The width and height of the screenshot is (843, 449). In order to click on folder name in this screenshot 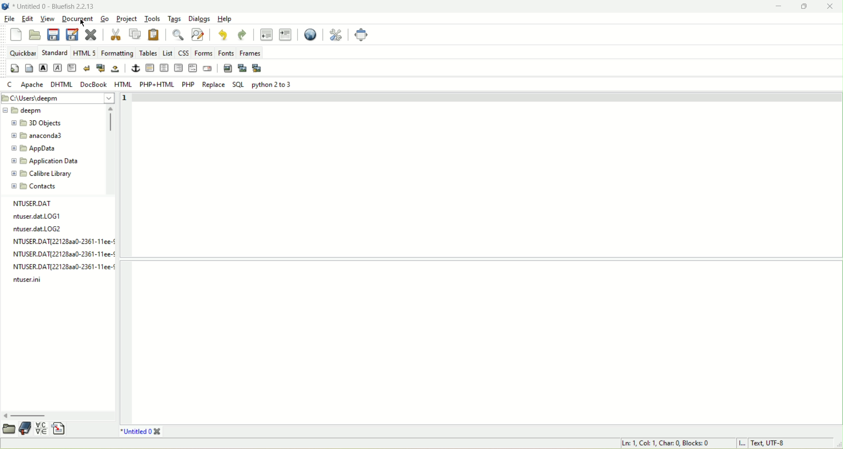, I will do `click(30, 110)`.